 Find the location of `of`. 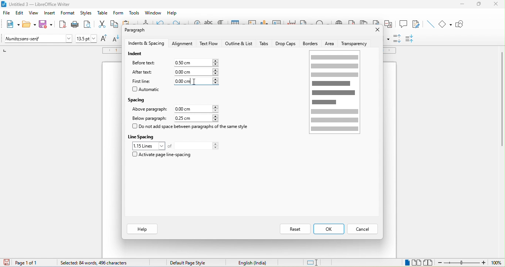

of is located at coordinates (170, 146).